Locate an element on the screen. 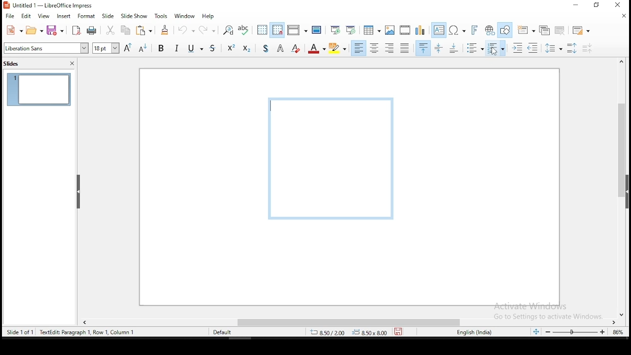 This screenshot has width=631, height=355. clear direct formatting is located at coordinates (295, 49).